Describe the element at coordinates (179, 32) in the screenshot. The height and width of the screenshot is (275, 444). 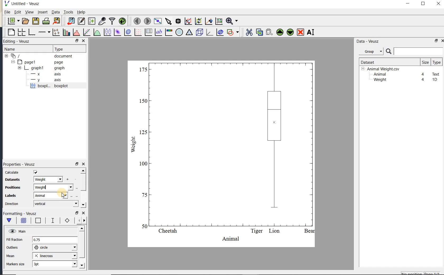
I see `polar graph` at that location.